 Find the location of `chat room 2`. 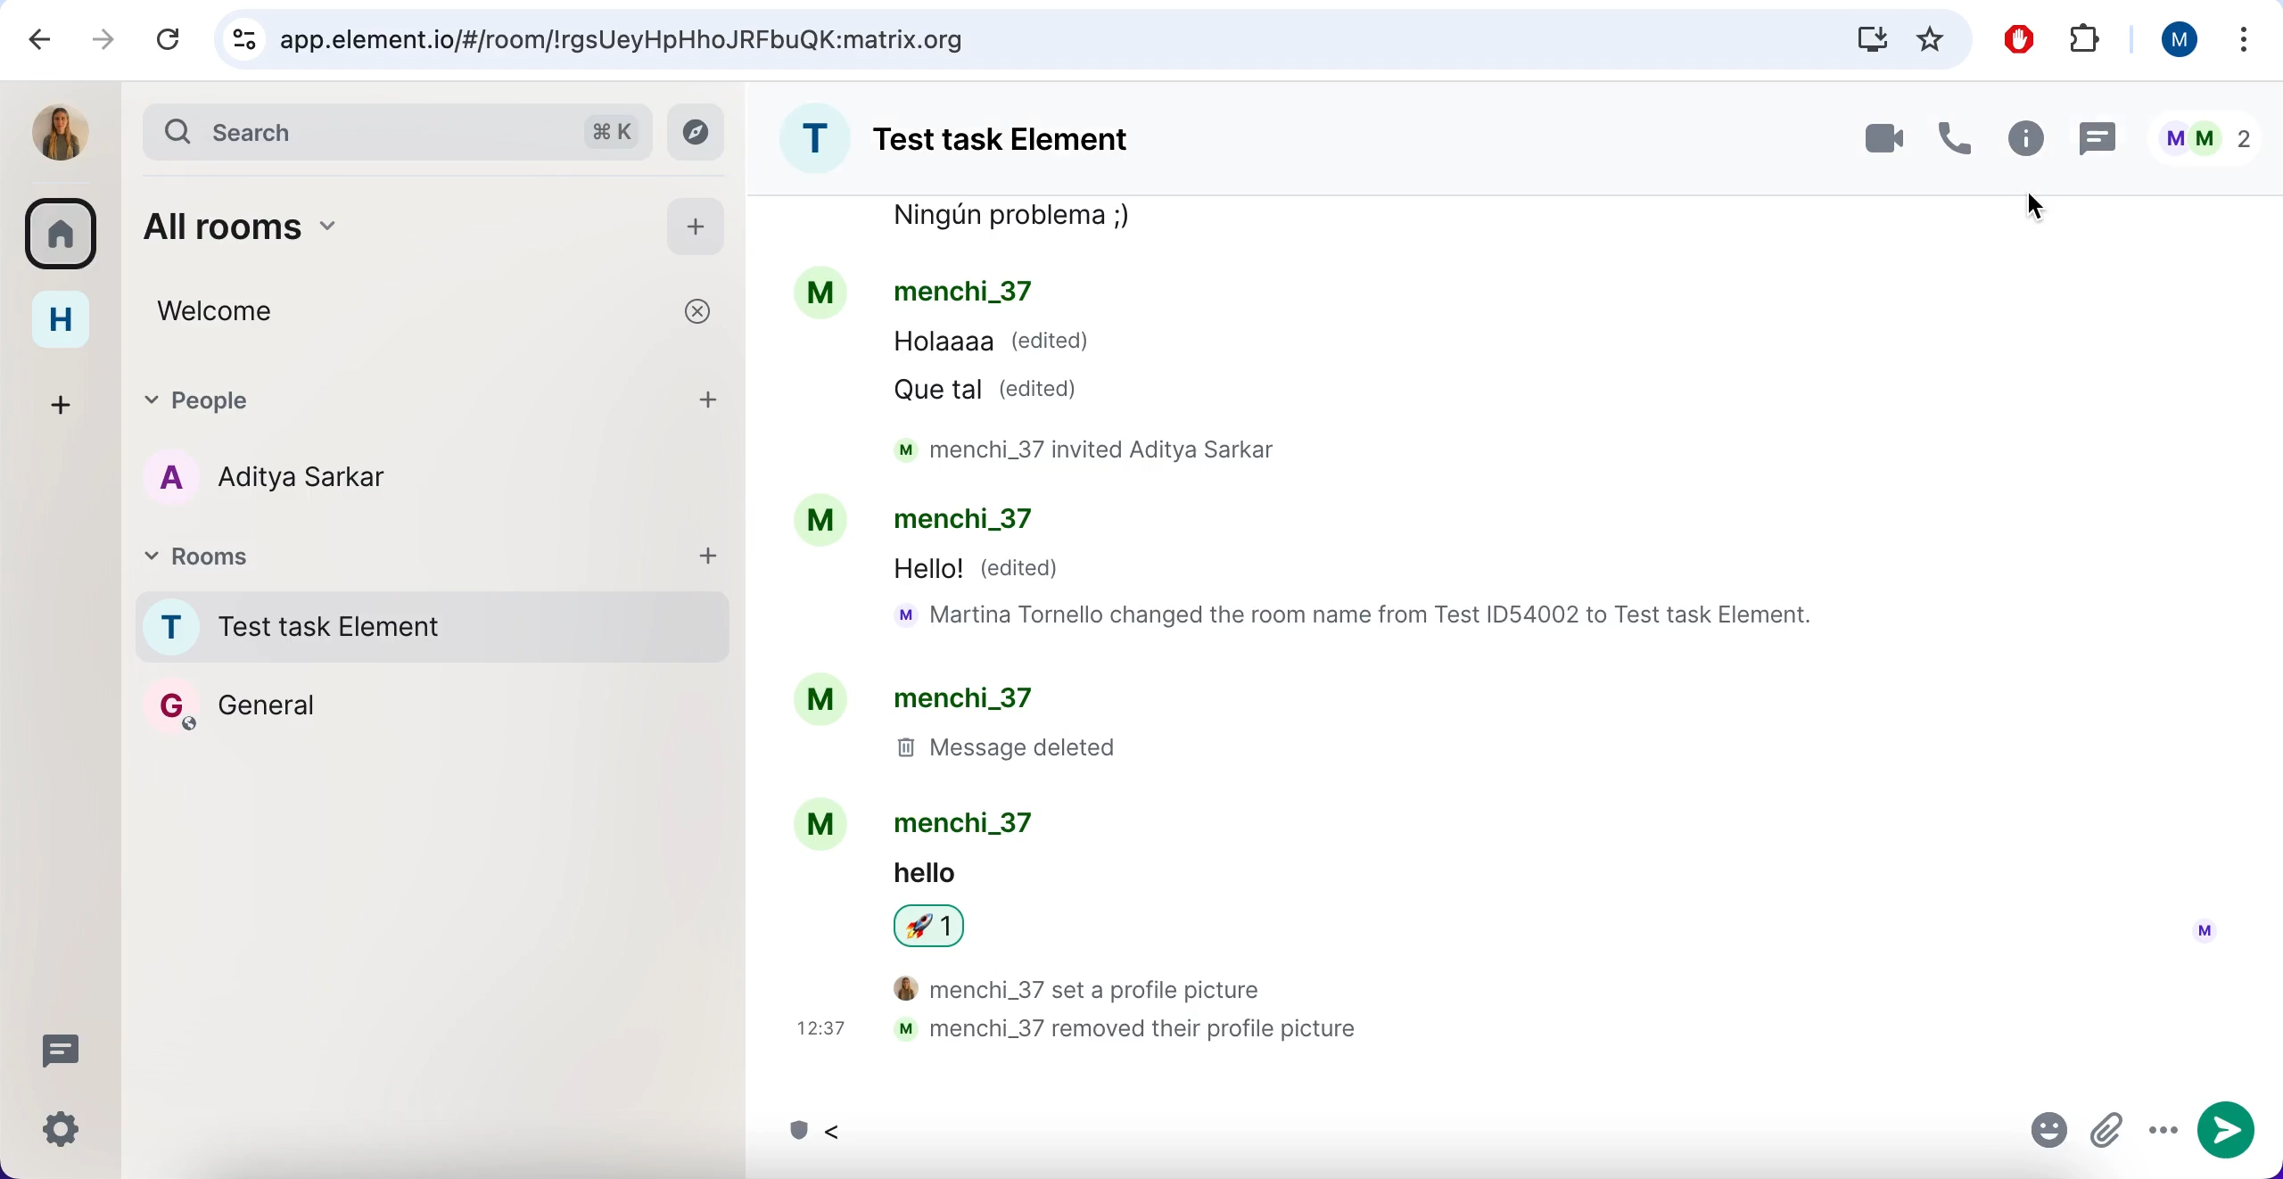

chat room 2 is located at coordinates (336, 711).